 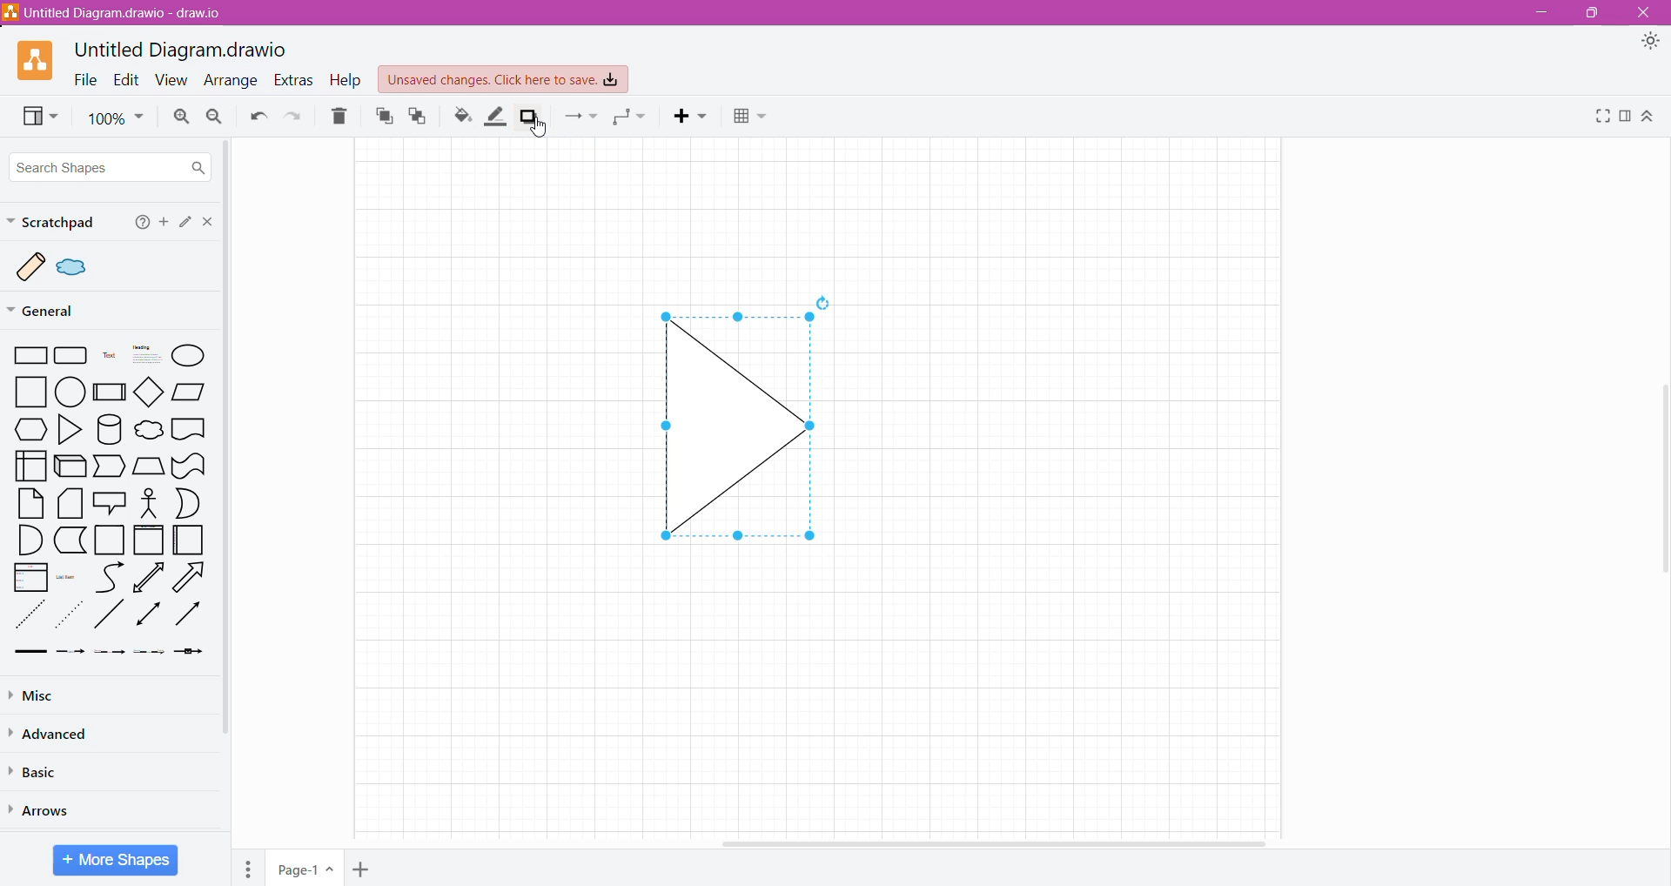 What do you see at coordinates (303, 868) in the screenshot?
I see `Page Name` at bounding box center [303, 868].